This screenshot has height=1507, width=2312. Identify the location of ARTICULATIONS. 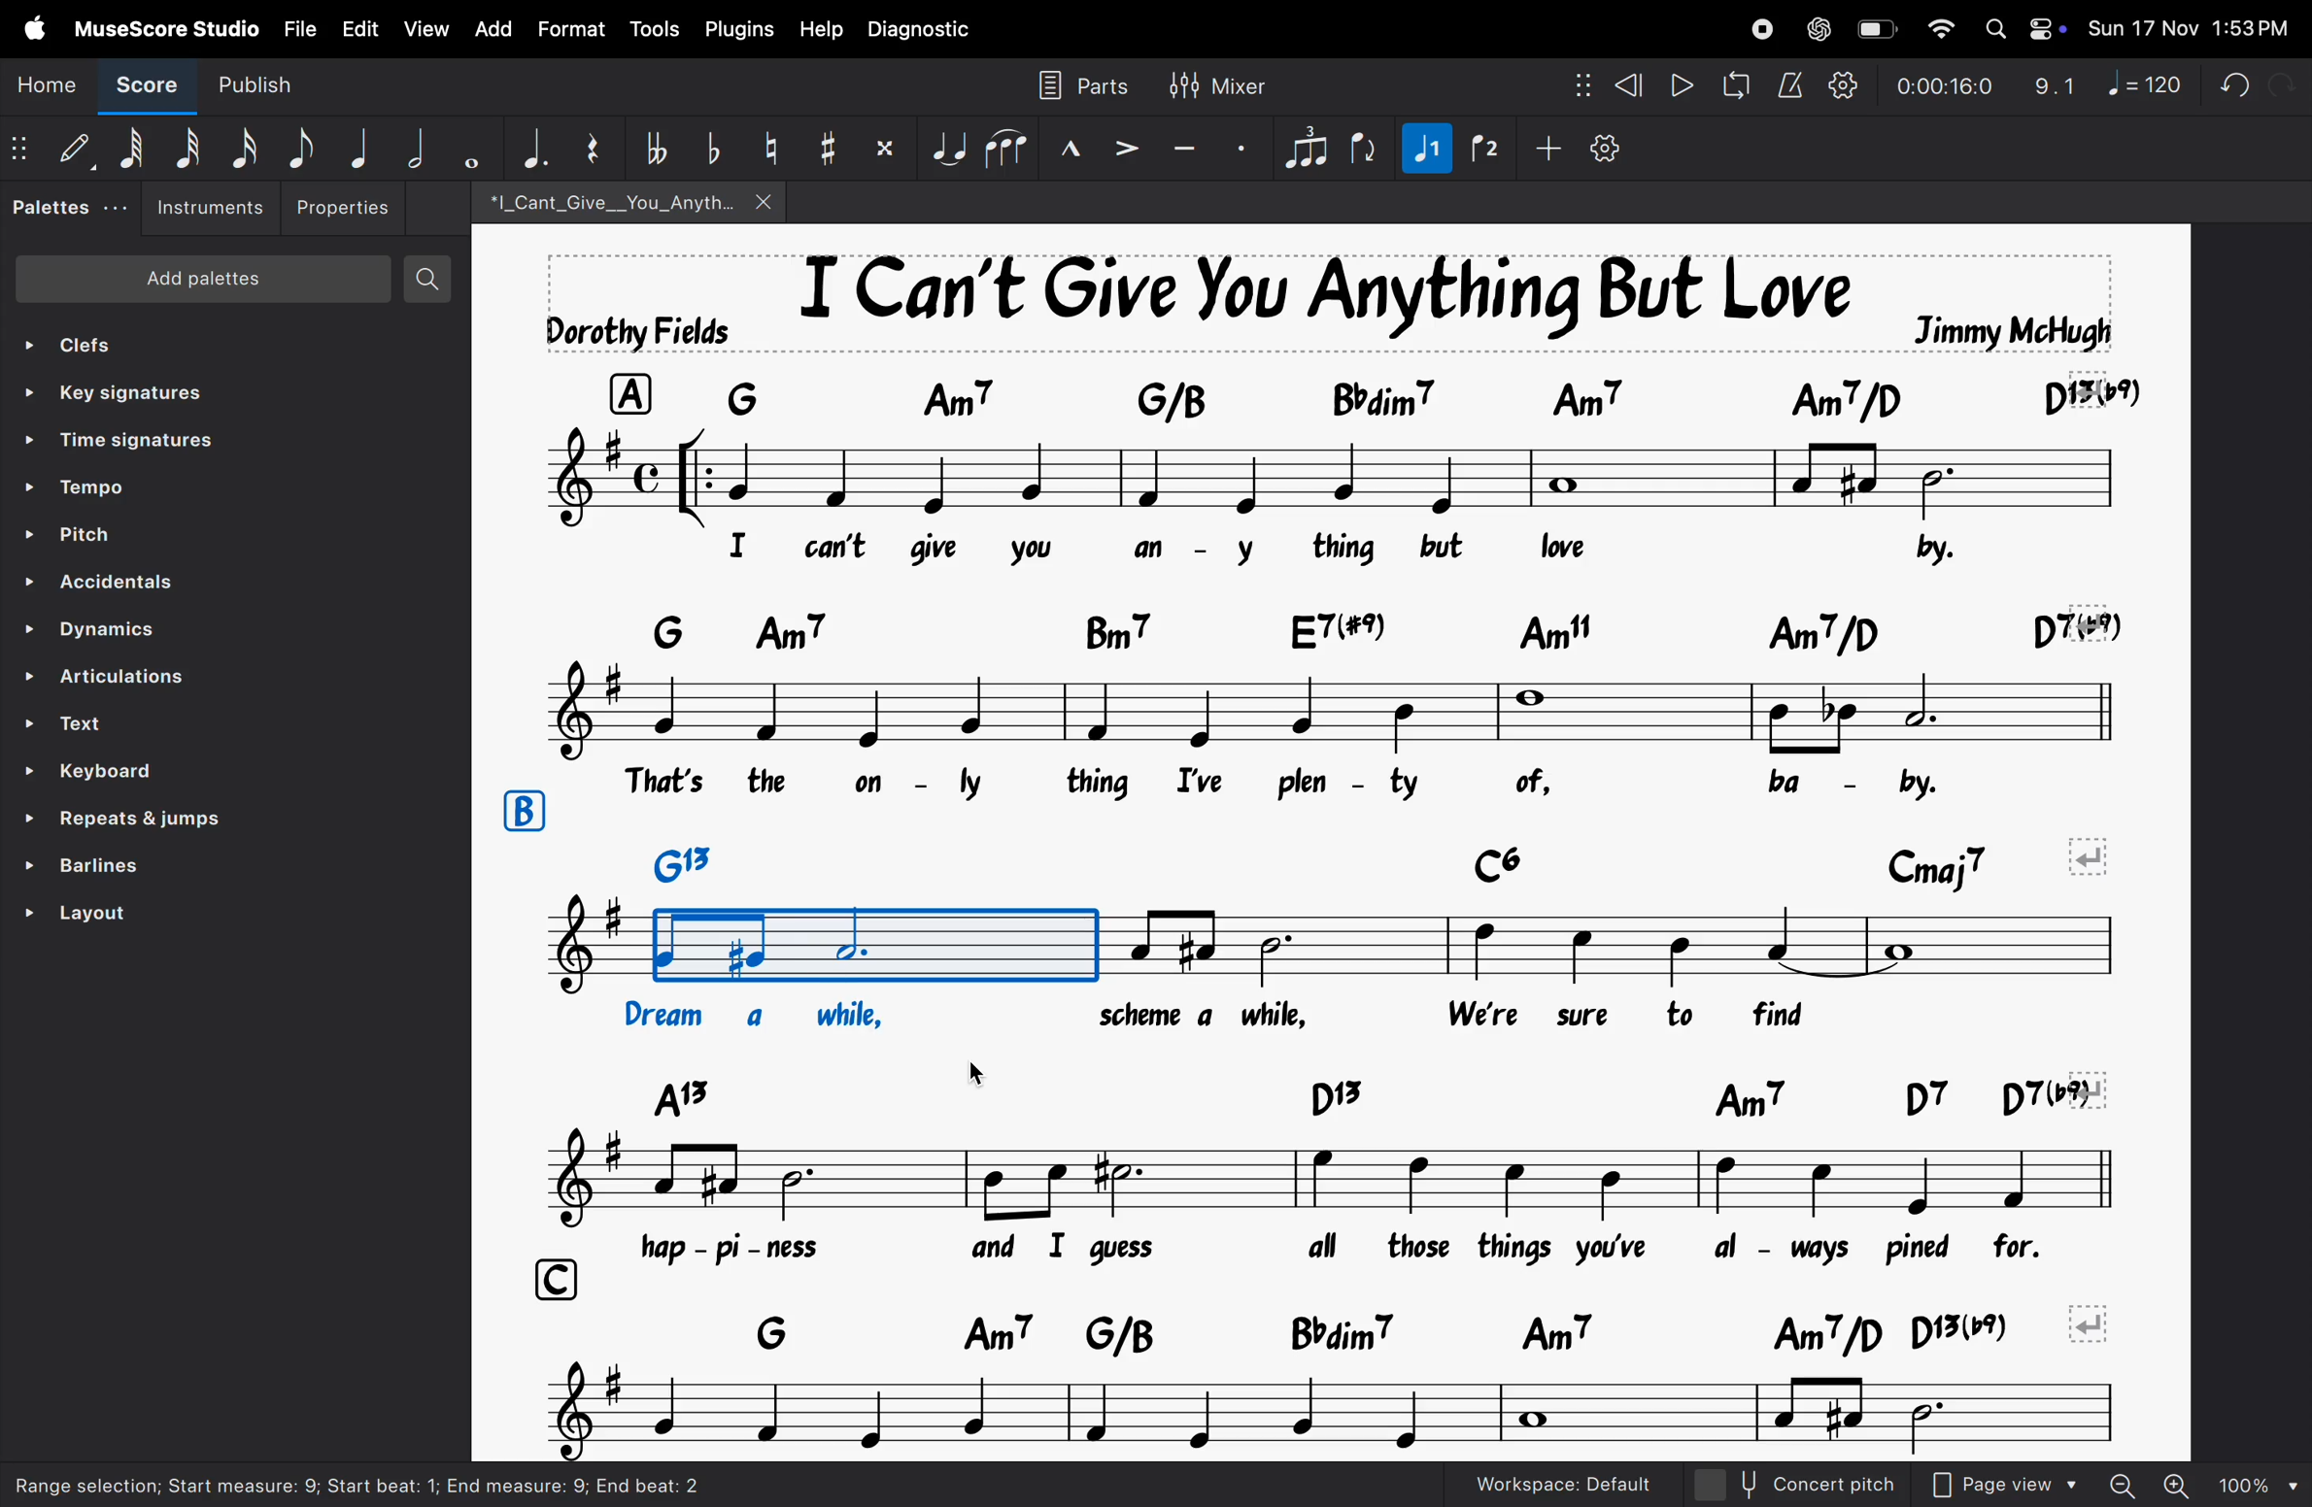
(111, 677).